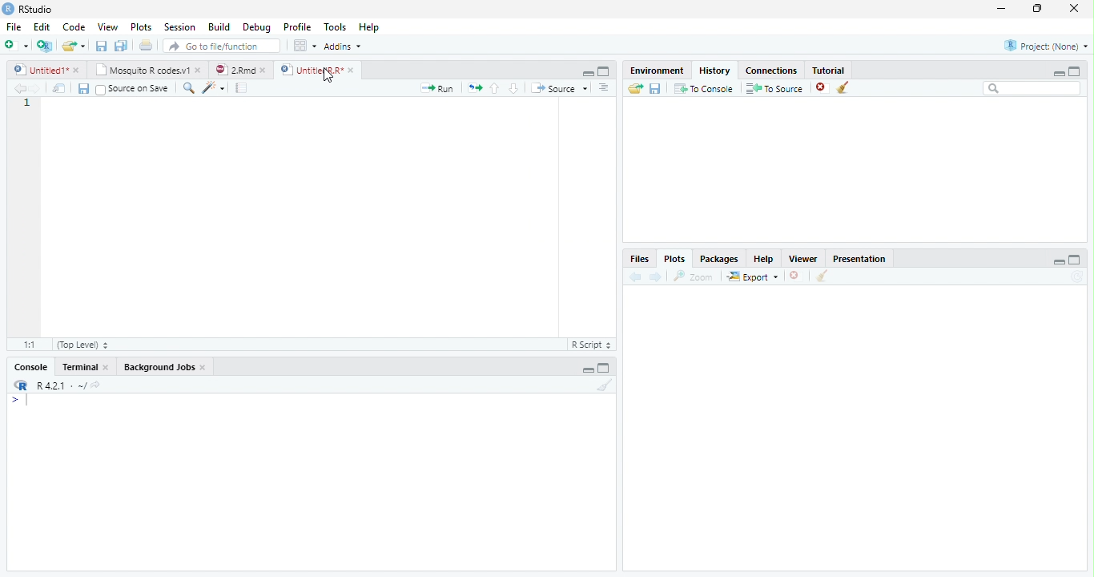 The image size is (1094, 577). I want to click on 2.Rmd, so click(234, 70).